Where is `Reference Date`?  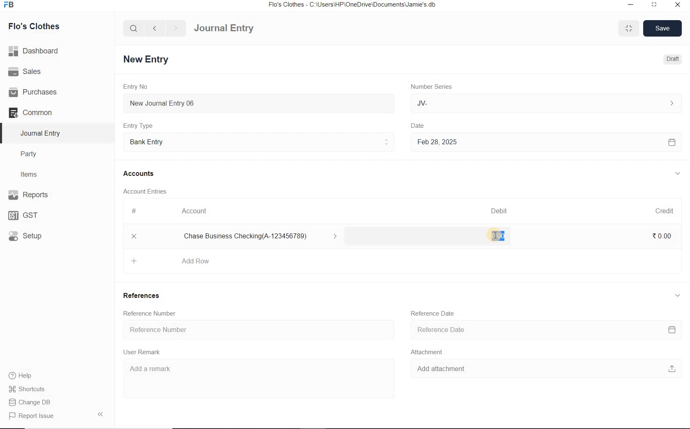
Reference Date is located at coordinates (434, 314).